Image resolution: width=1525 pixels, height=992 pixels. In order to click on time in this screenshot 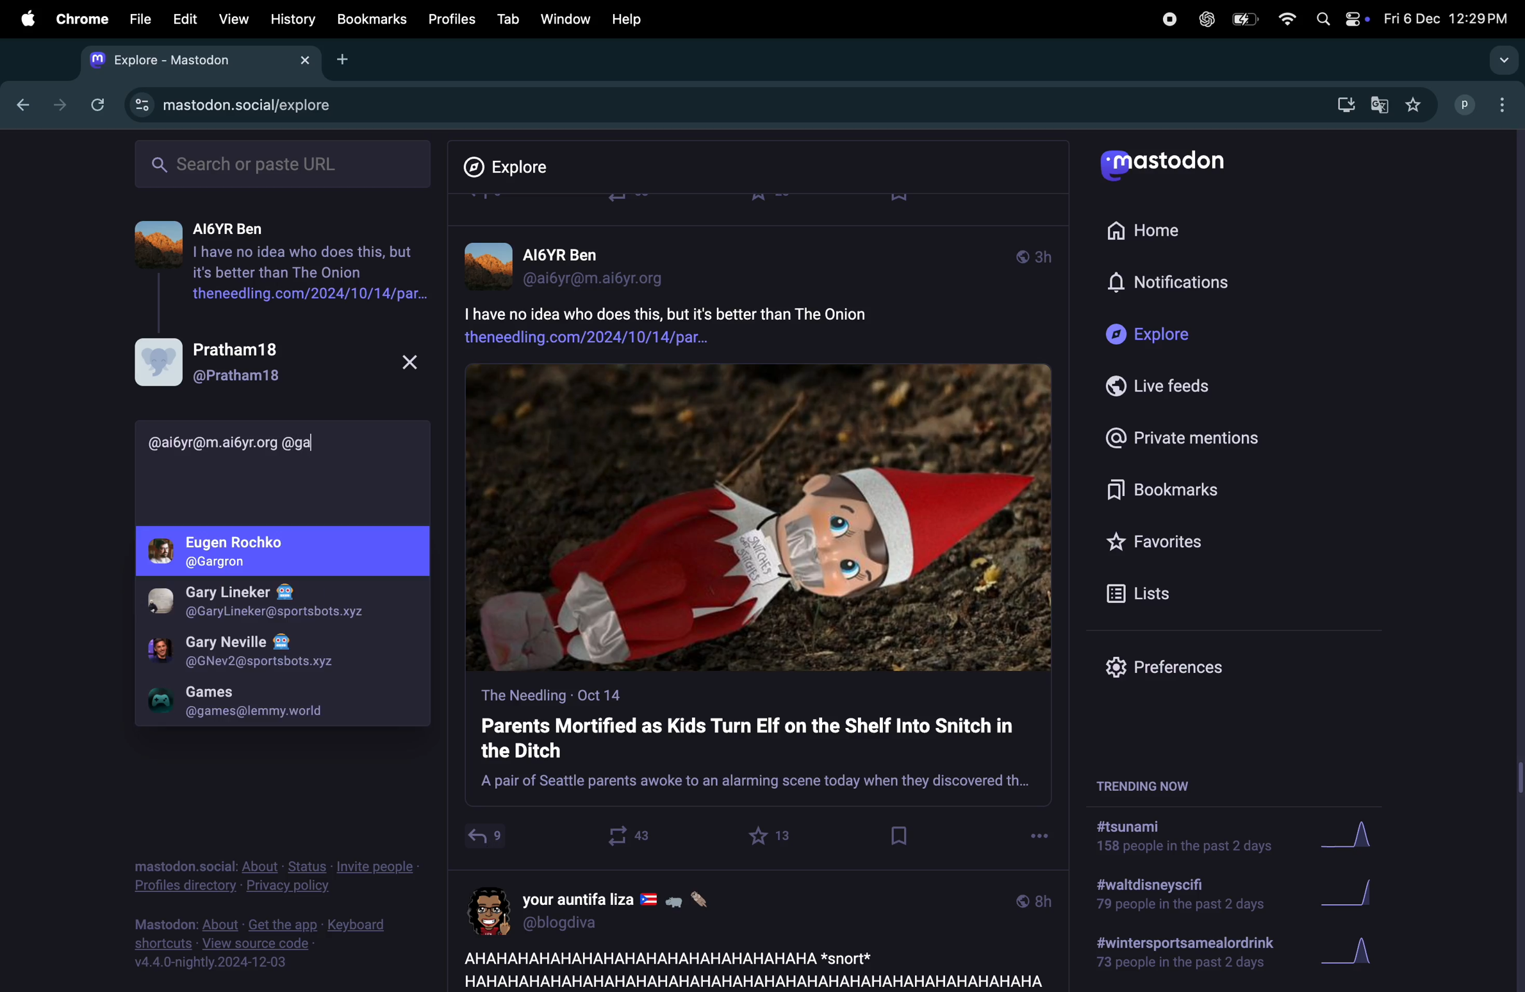, I will do `click(1034, 900)`.